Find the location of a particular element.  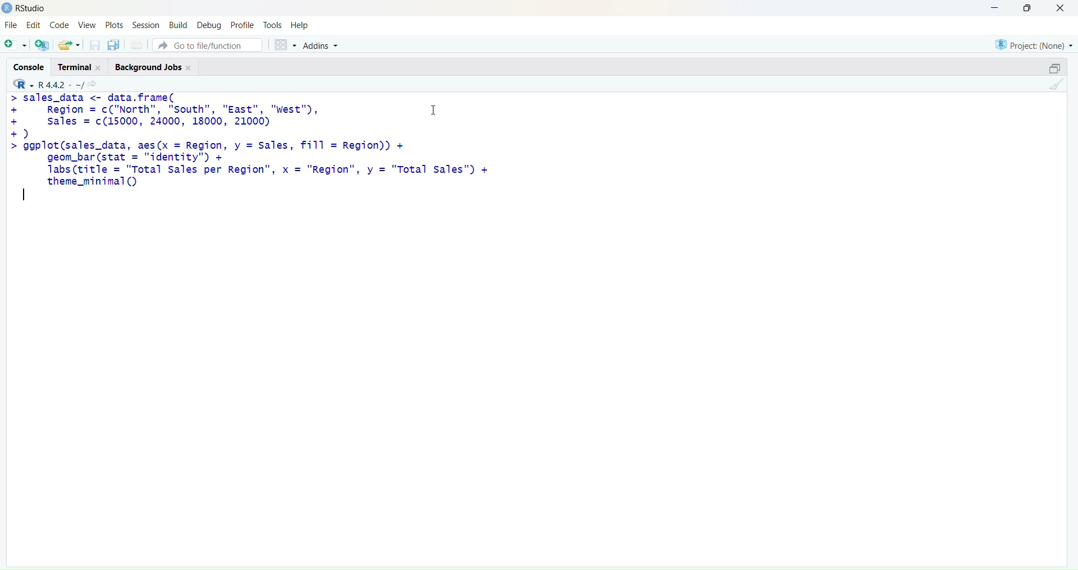

File is located at coordinates (11, 26).